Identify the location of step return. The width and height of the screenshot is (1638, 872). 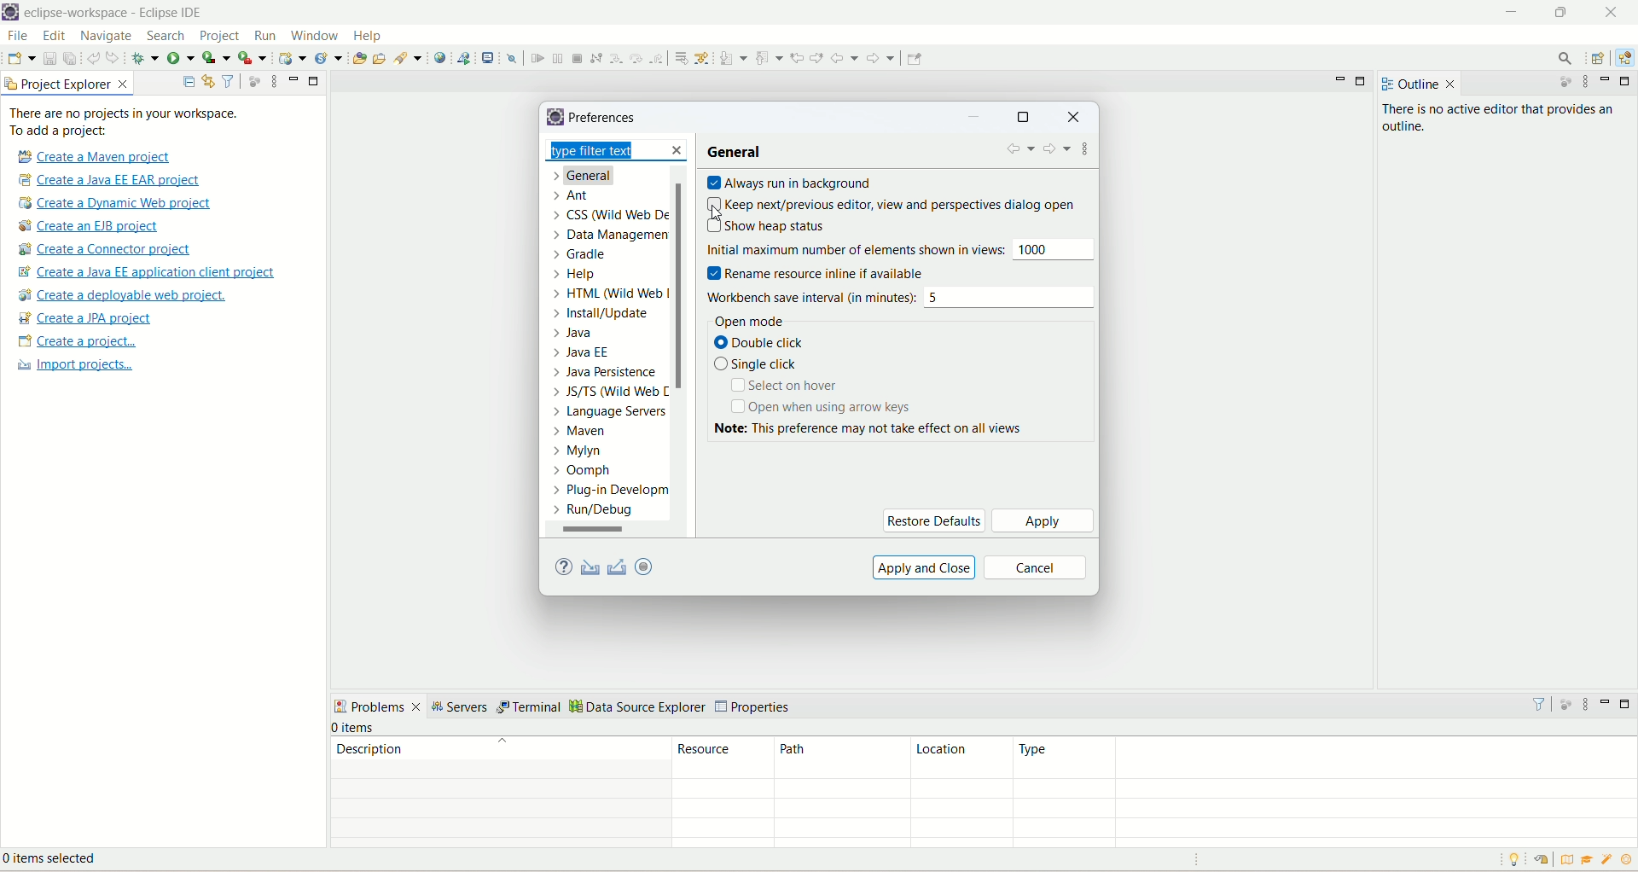
(658, 59).